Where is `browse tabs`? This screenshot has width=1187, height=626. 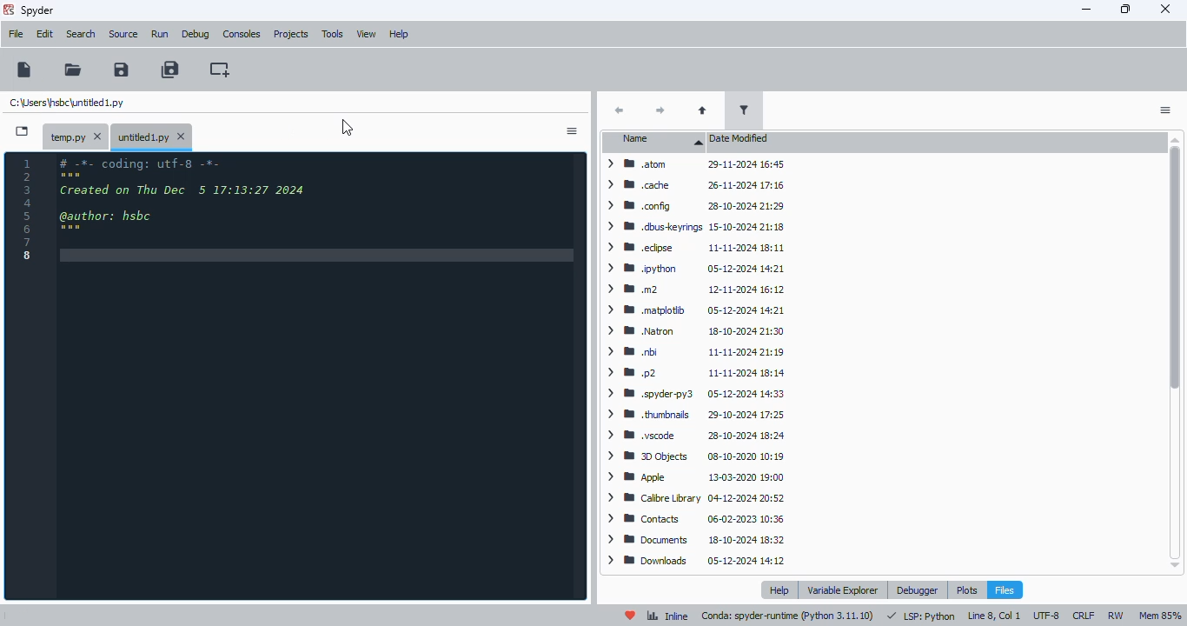 browse tabs is located at coordinates (23, 131).